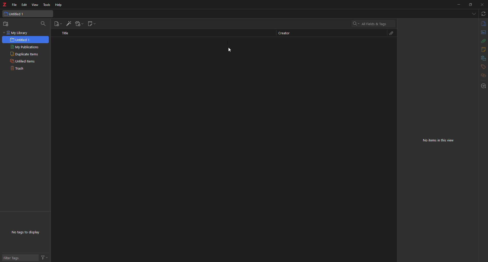 This screenshot has height=262, width=488. What do you see at coordinates (65, 33) in the screenshot?
I see `title` at bounding box center [65, 33].